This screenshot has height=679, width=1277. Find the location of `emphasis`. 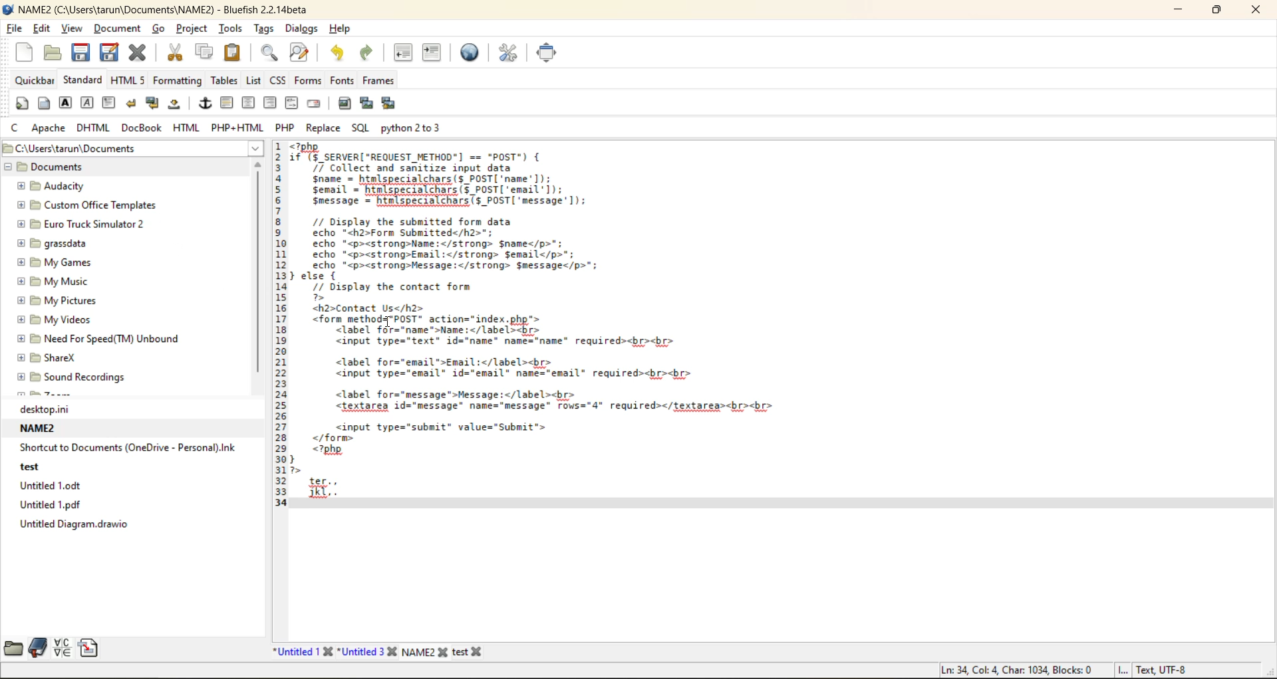

emphasis is located at coordinates (90, 103).